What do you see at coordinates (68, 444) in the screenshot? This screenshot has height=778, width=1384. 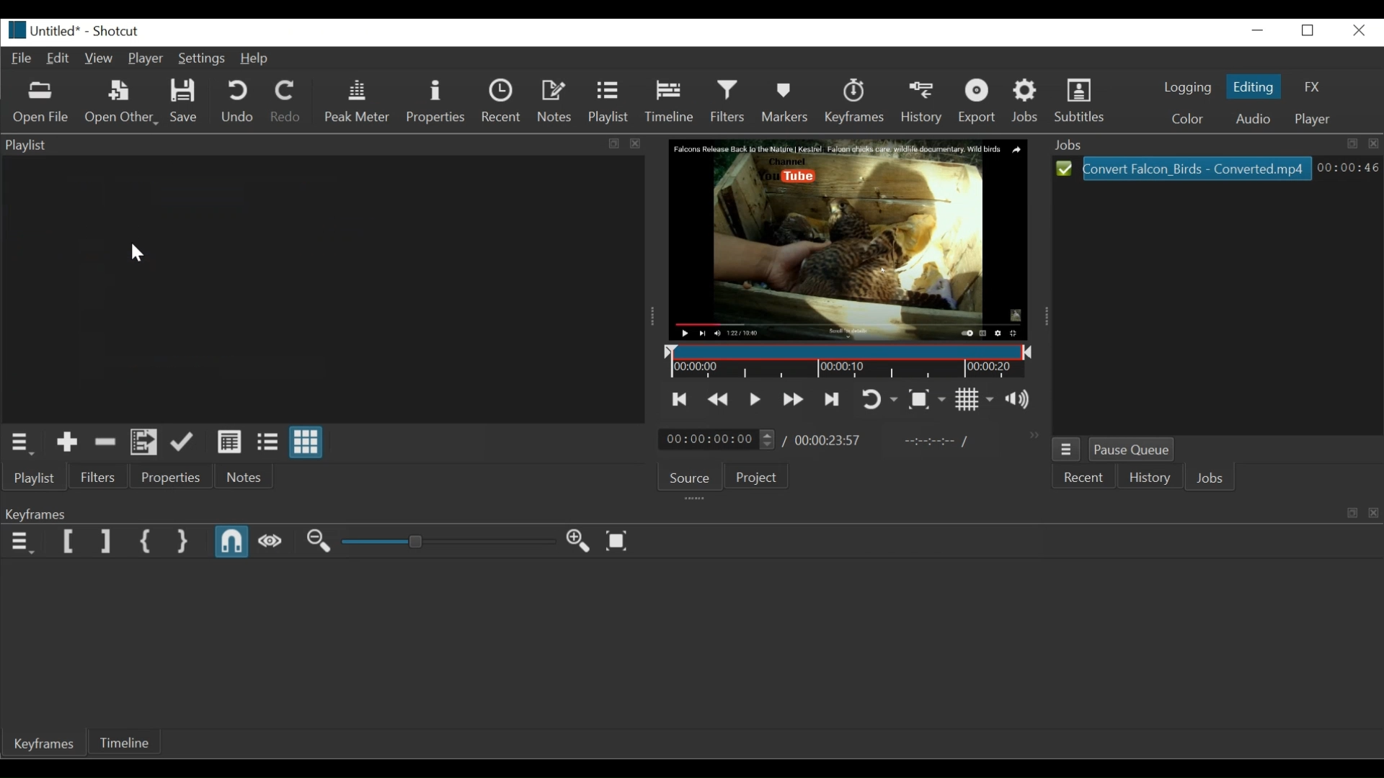 I see `Add to the playlist` at bounding box center [68, 444].